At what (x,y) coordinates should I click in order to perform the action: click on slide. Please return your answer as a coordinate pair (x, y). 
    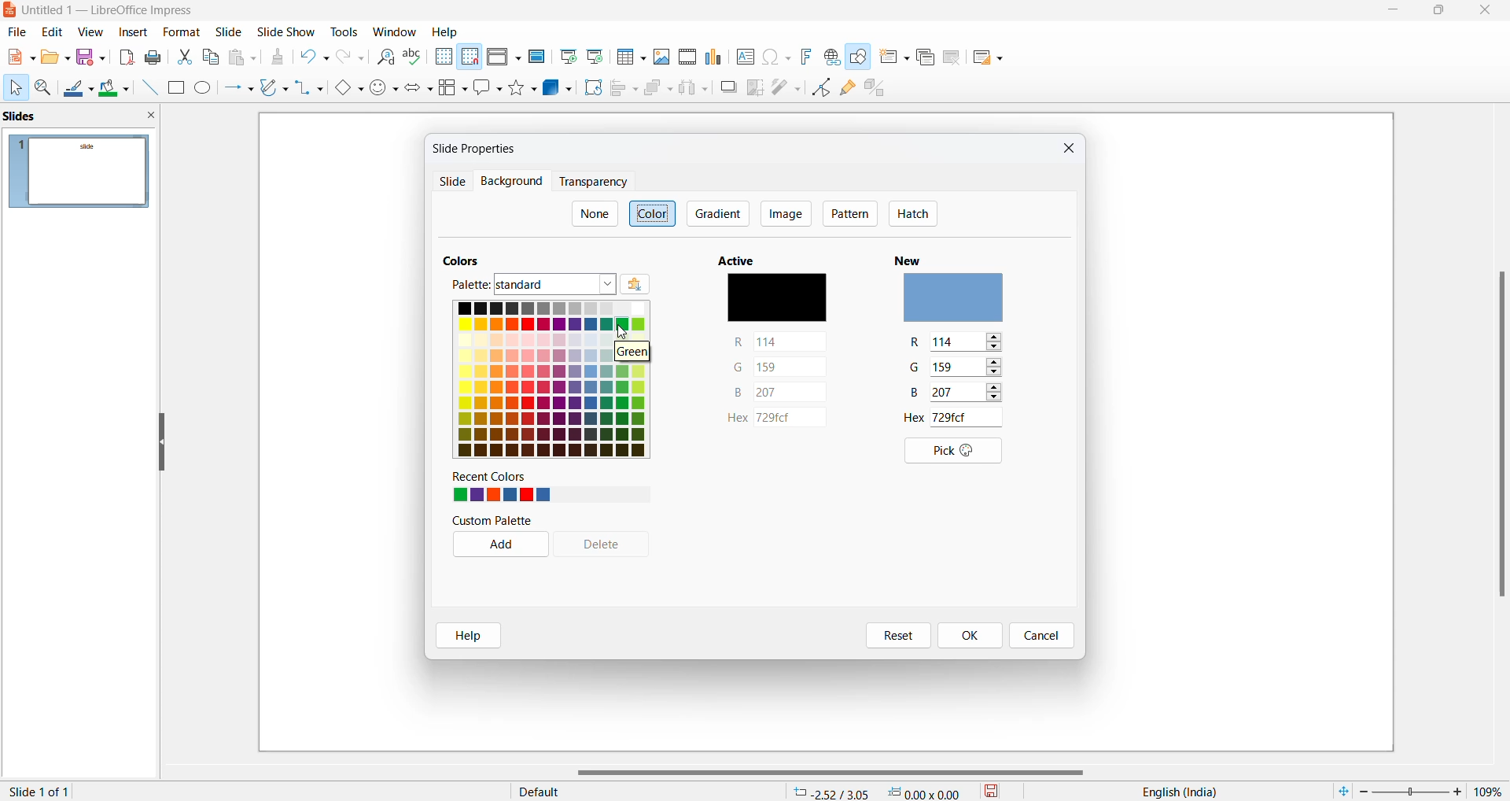
    Looking at the image, I should click on (181, 32).